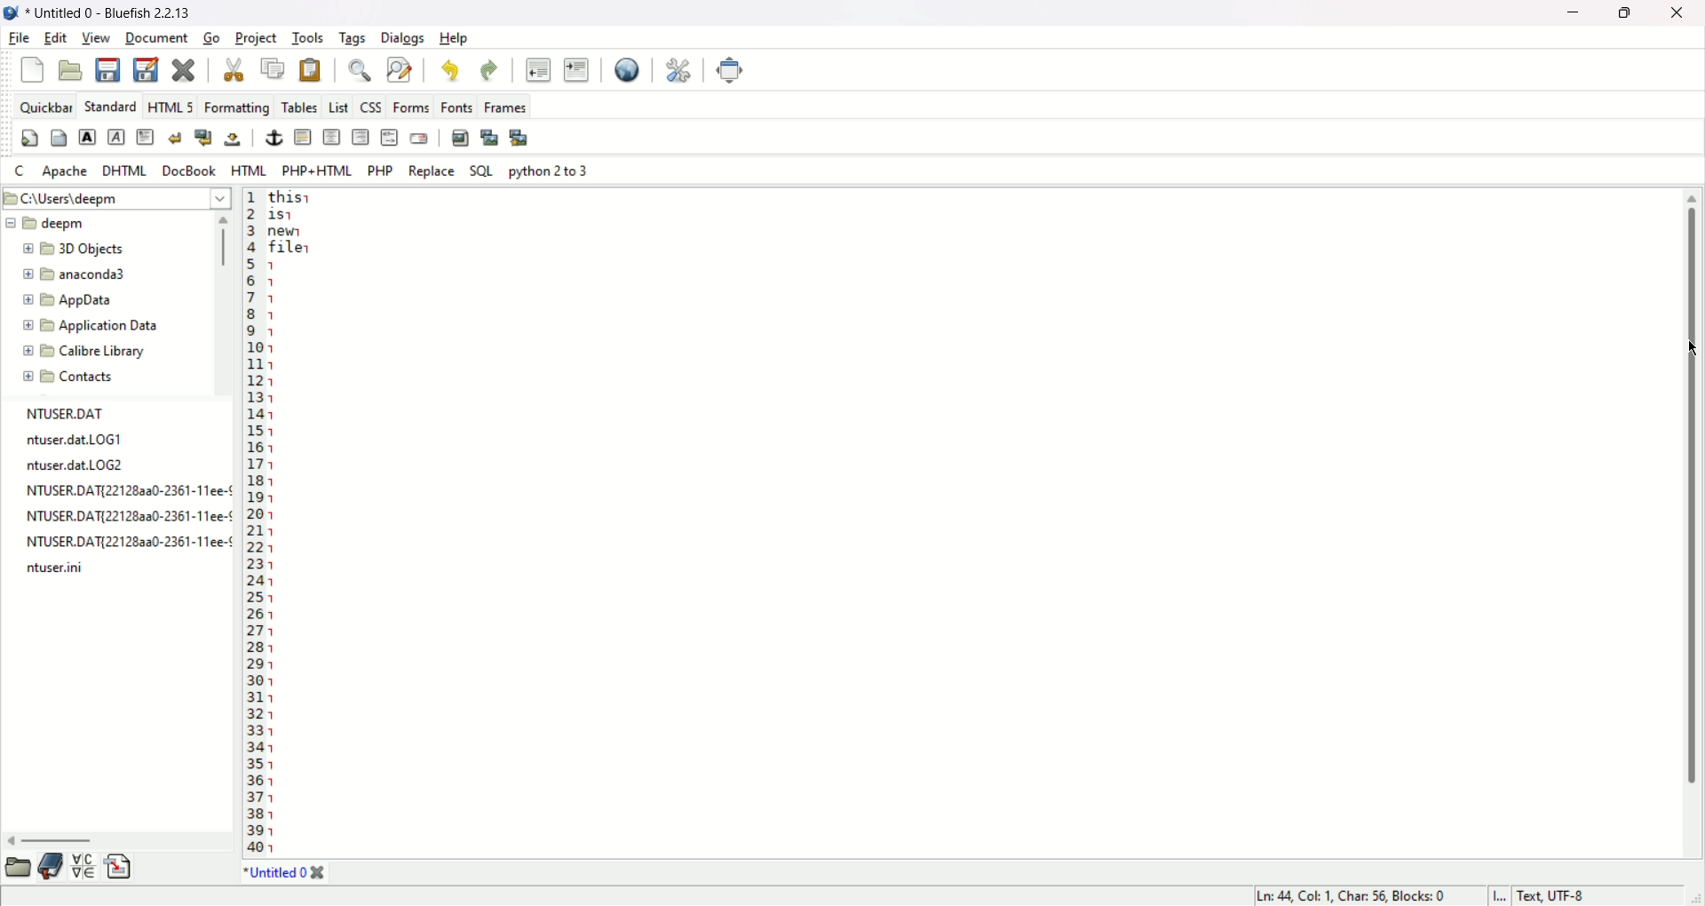  I want to click on insert image, so click(459, 137).